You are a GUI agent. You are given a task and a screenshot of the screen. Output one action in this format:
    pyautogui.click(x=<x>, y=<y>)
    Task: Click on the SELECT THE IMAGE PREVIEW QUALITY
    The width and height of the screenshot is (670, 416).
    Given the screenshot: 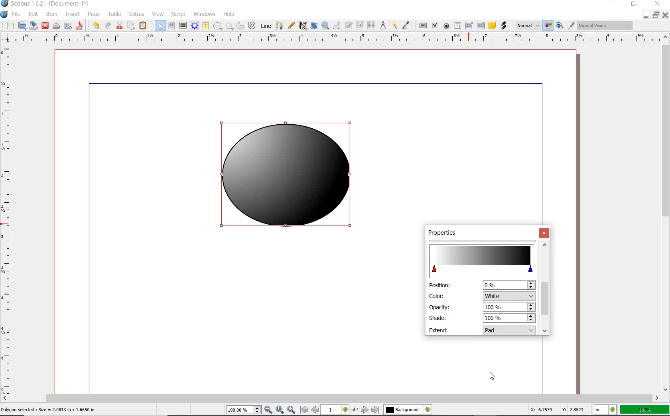 What is the action you would take?
    pyautogui.click(x=528, y=26)
    